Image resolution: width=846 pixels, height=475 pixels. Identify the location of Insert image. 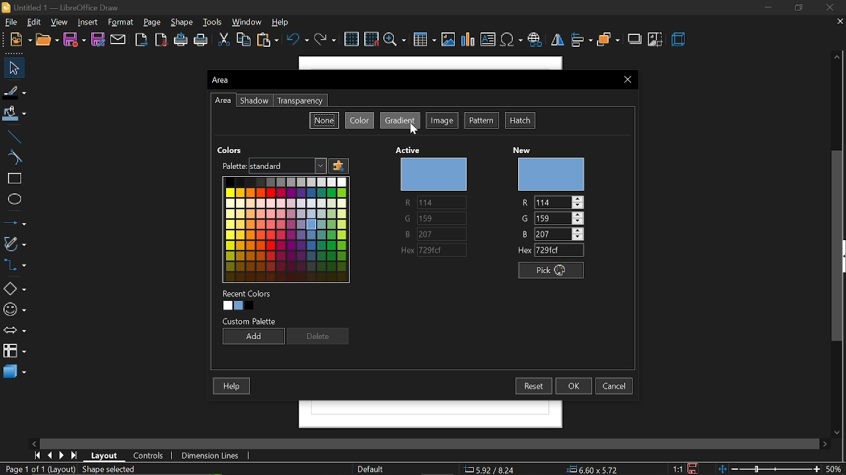
(448, 40).